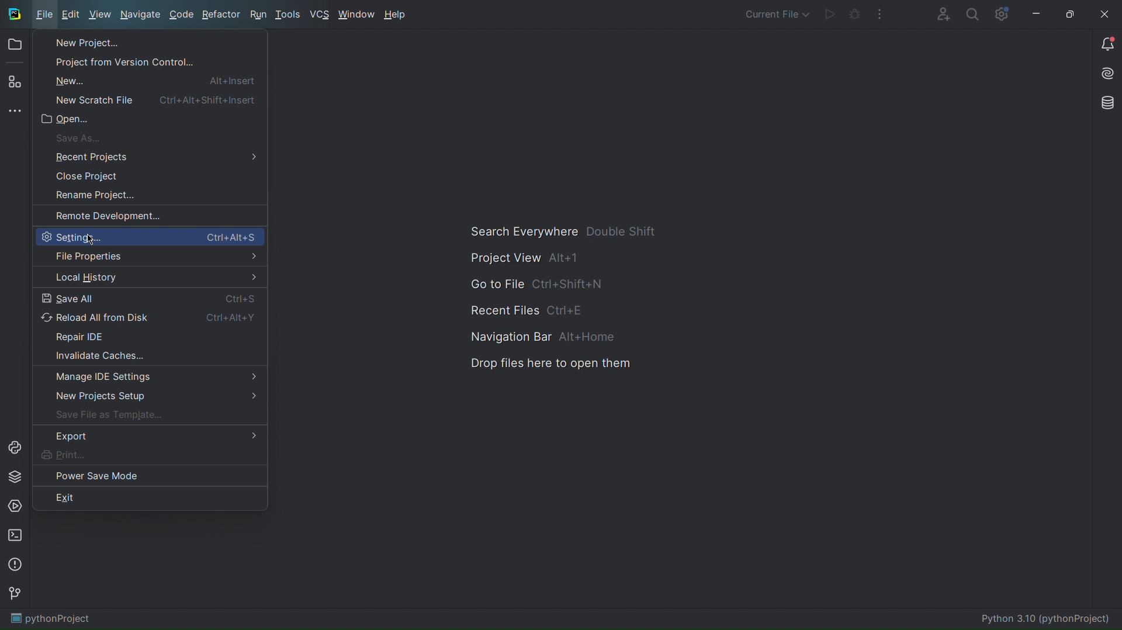 This screenshot has height=630, width=1122. What do you see at coordinates (65, 118) in the screenshot?
I see `Open` at bounding box center [65, 118].